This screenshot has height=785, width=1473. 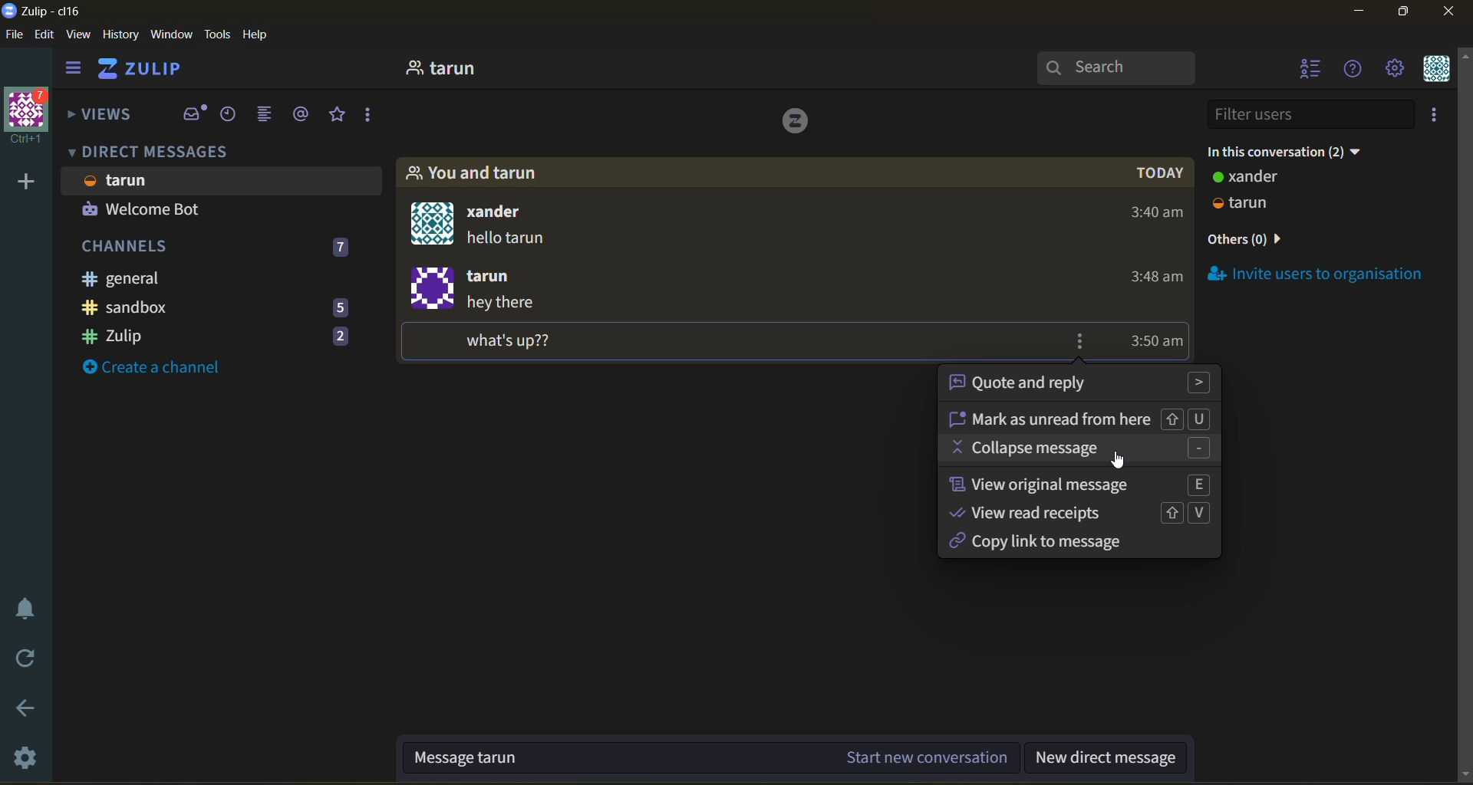 I want to click on star this message, so click(x=1109, y=343).